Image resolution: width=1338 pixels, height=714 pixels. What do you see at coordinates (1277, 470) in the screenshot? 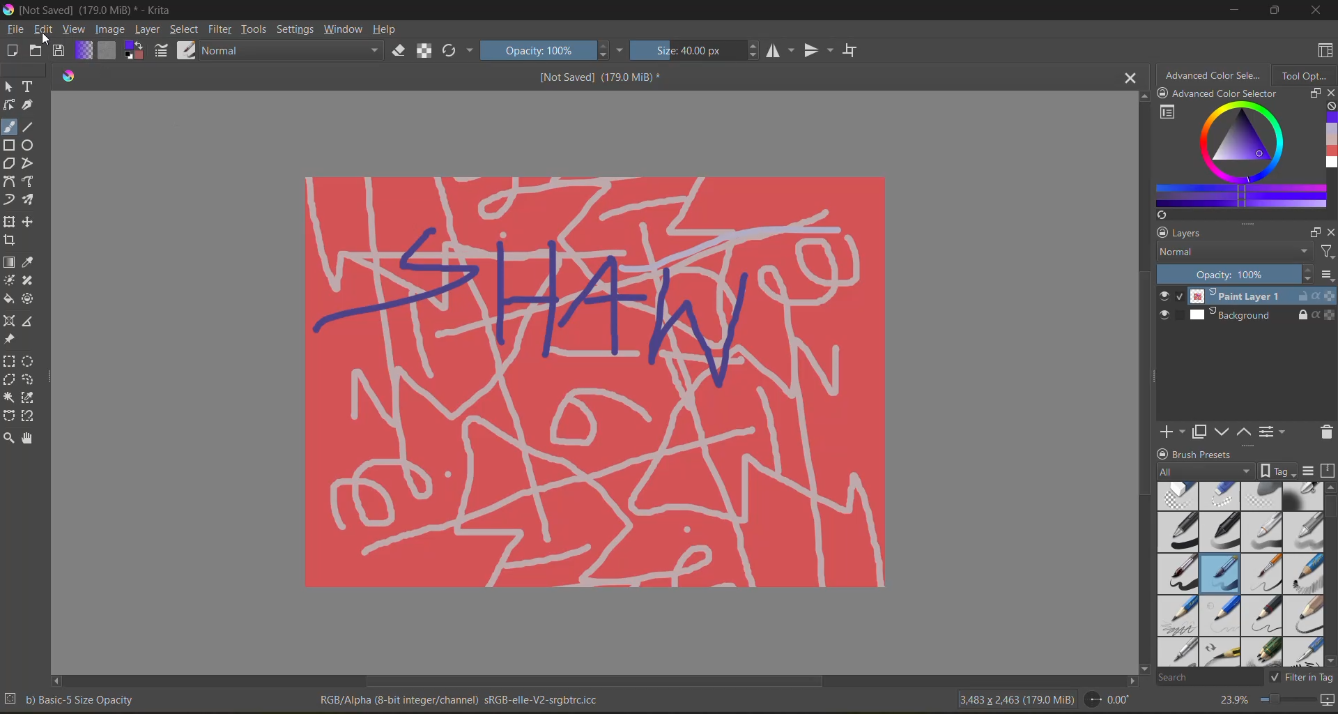
I see `show tag` at bounding box center [1277, 470].